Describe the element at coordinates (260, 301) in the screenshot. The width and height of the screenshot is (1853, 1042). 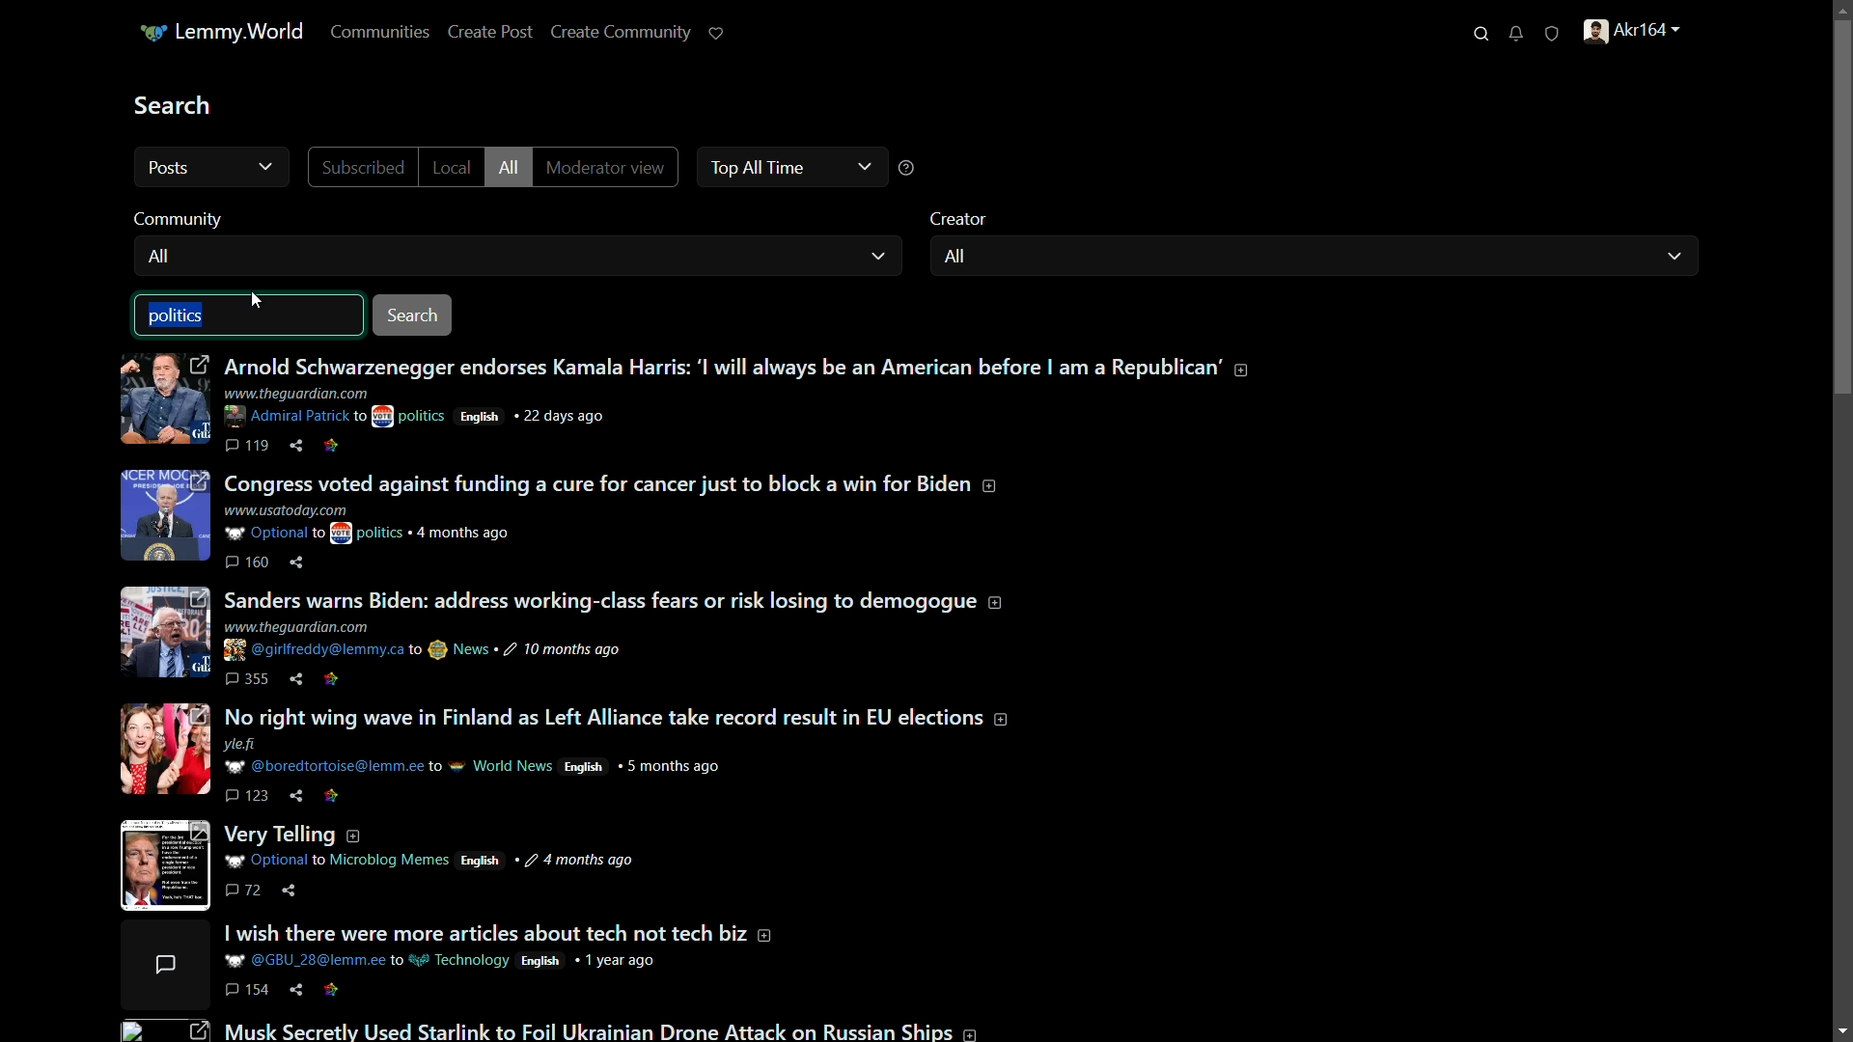
I see `cursor` at that location.